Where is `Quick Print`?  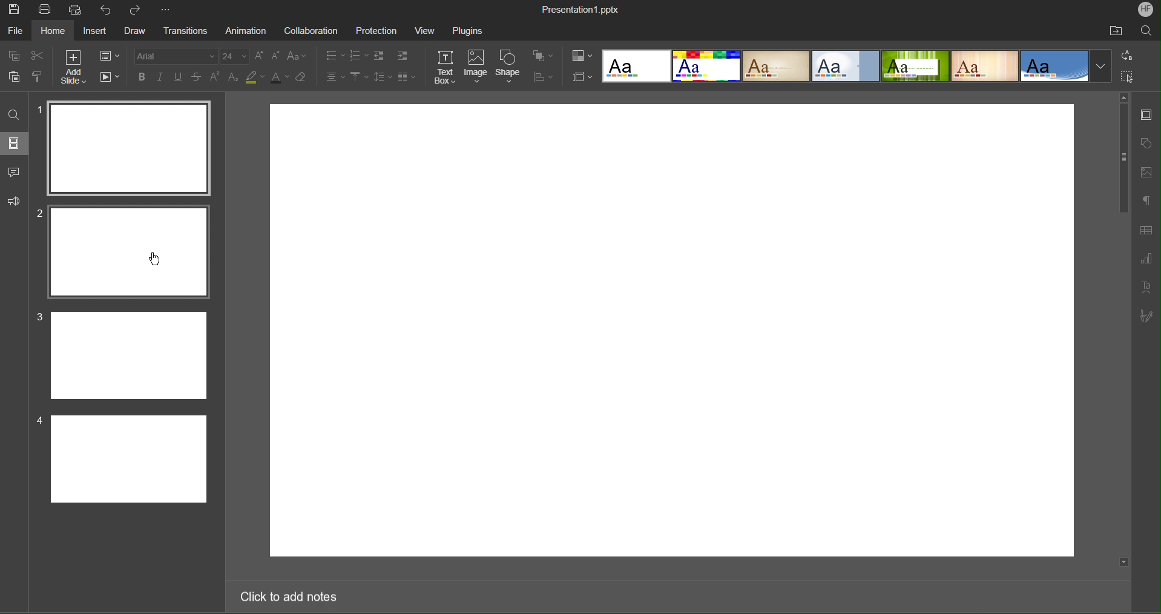
Quick Print is located at coordinates (77, 10).